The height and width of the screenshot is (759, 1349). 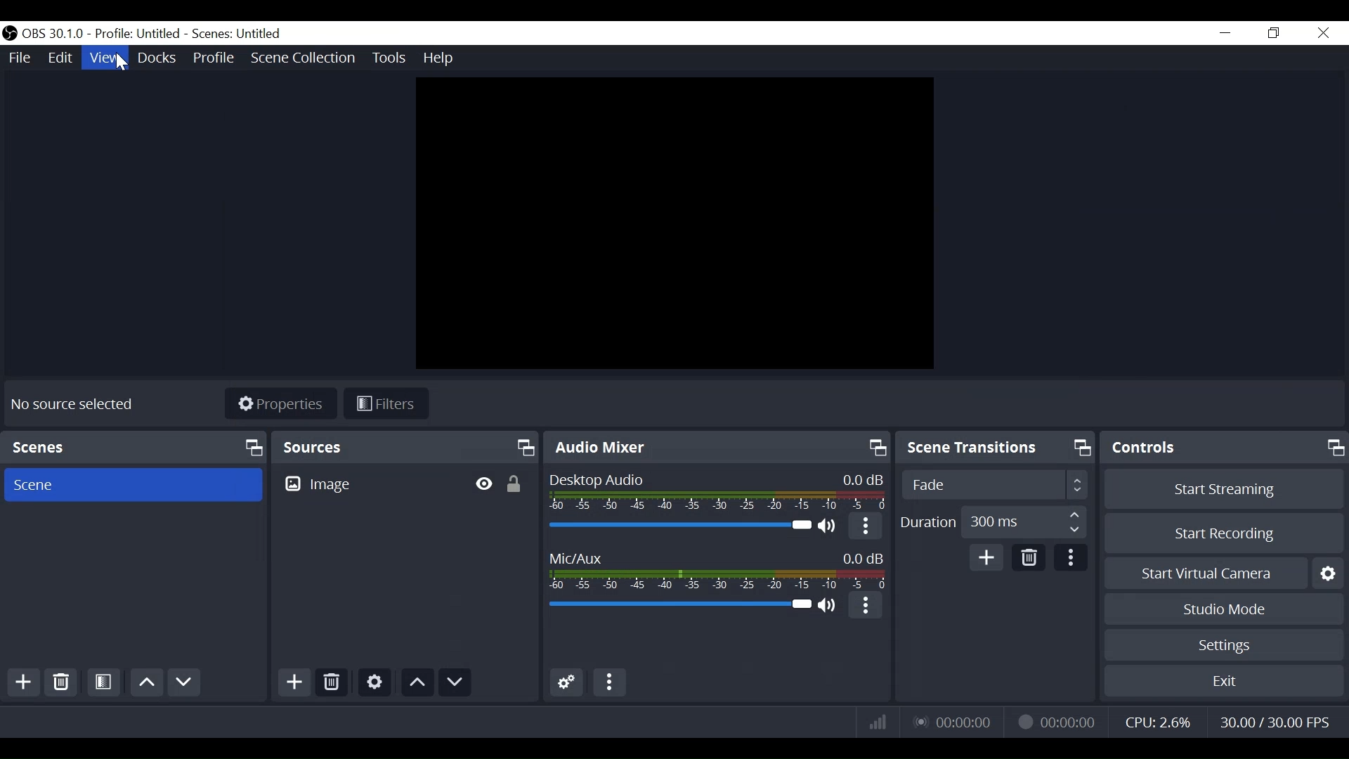 I want to click on File, so click(x=22, y=58).